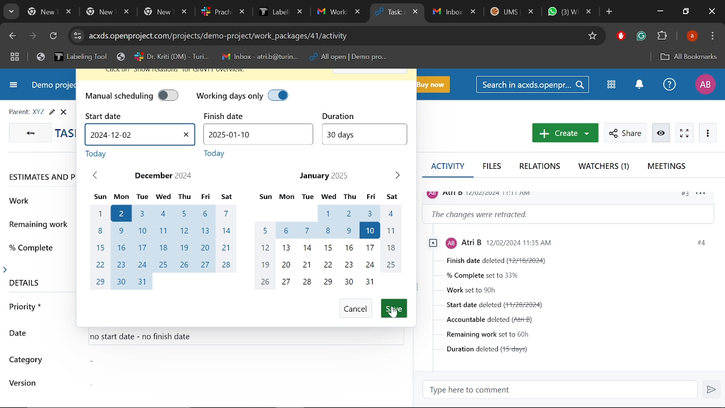 Image resolution: width=725 pixels, height=408 pixels. I want to click on options, so click(704, 195).